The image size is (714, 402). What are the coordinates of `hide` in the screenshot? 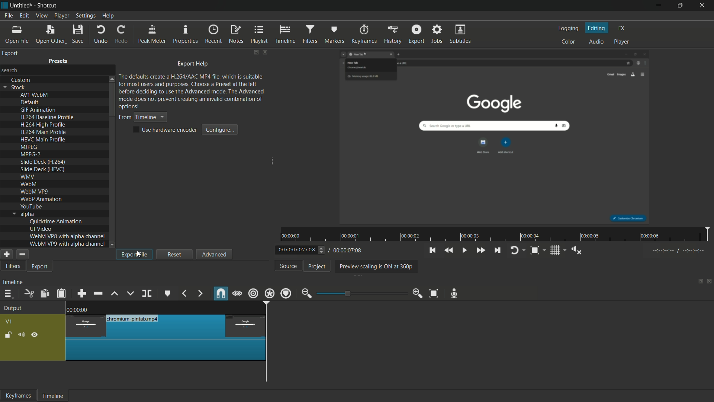 It's located at (35, 336).